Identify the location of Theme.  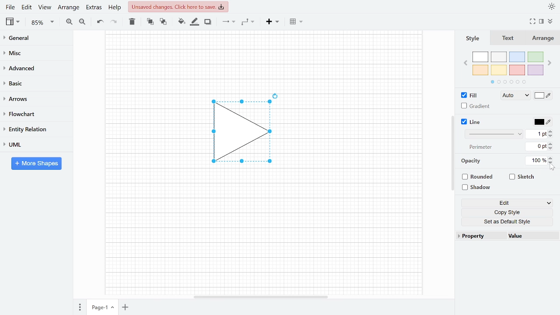
(552, 6).